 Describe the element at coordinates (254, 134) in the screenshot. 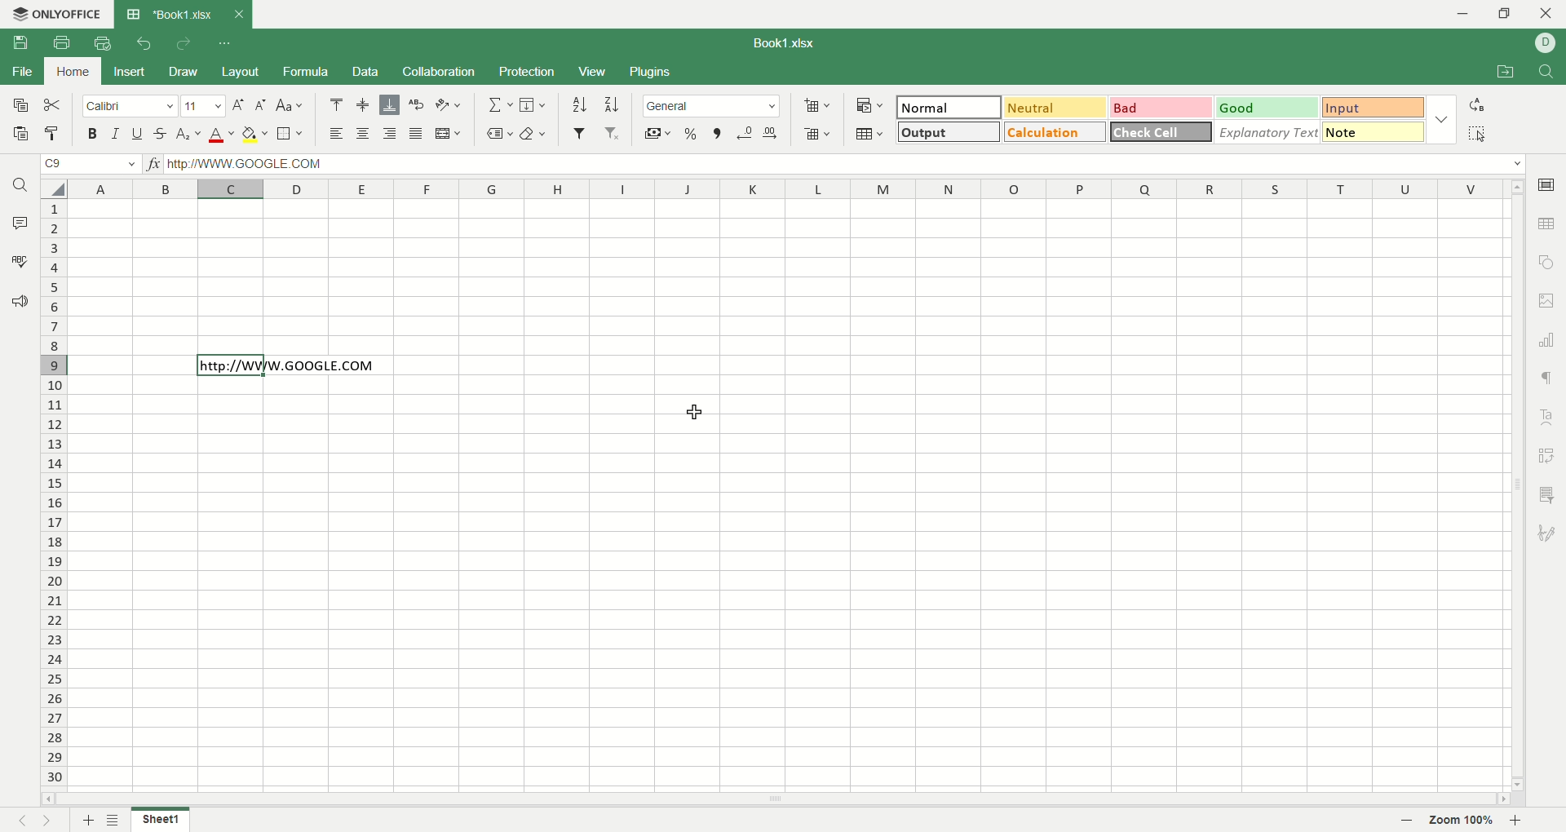

I see `background color` at that location.